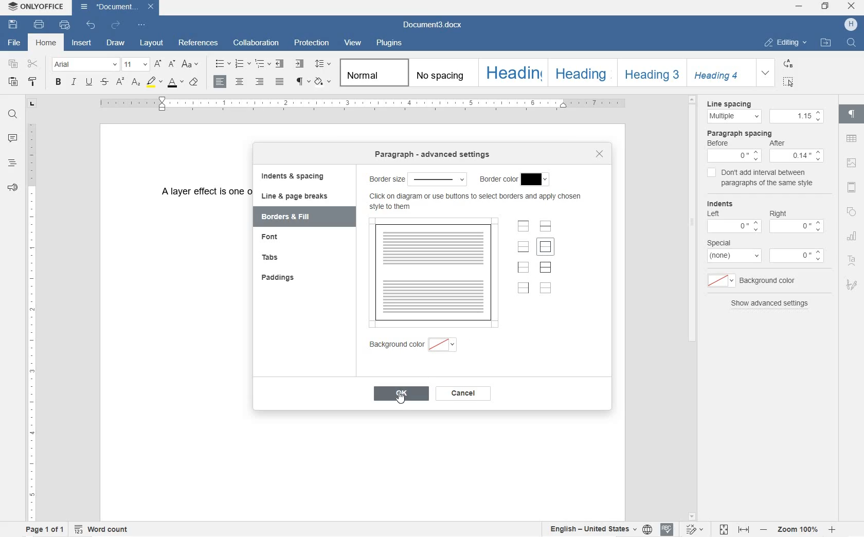  Describe the element at coordinates (523, 226) in the screenshot. I see `set top border only` at that location.